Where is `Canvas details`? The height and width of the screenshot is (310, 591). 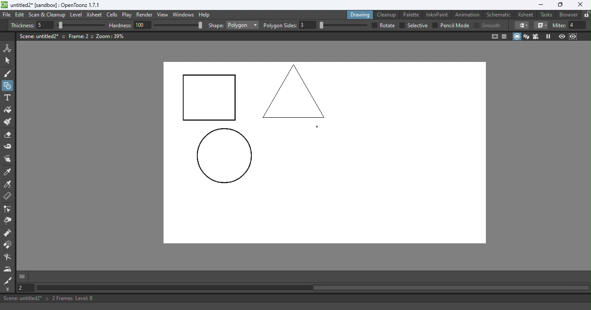
Canvas details is located at coordinates (73, 36).